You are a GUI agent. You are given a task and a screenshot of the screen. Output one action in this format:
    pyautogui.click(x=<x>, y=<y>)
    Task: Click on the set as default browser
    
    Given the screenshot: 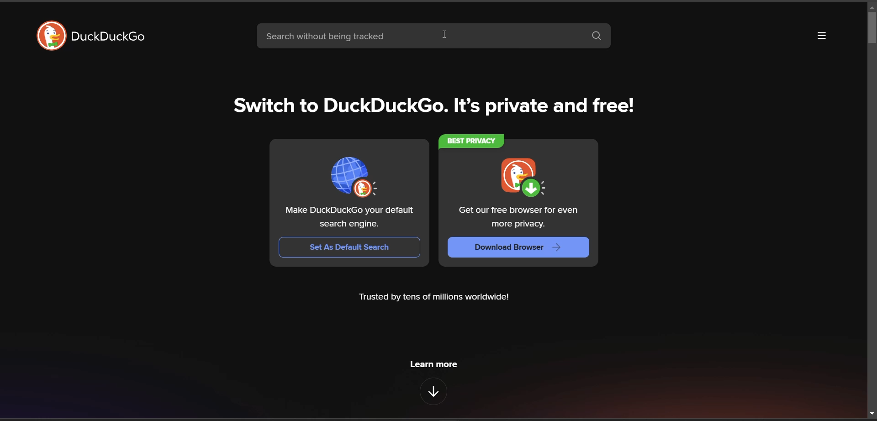 What is the action you would take?
    pyautogui.click(x=350, y=247)
    